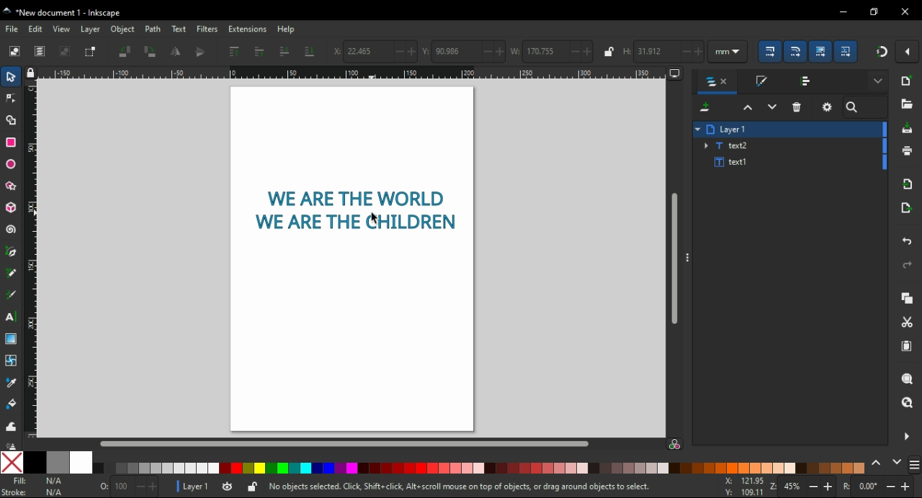 The image size is (922, 498). What do you see at coordinates (10, 254) in the screenshot?
I see `pen tool` at bounding box center [10, 254].